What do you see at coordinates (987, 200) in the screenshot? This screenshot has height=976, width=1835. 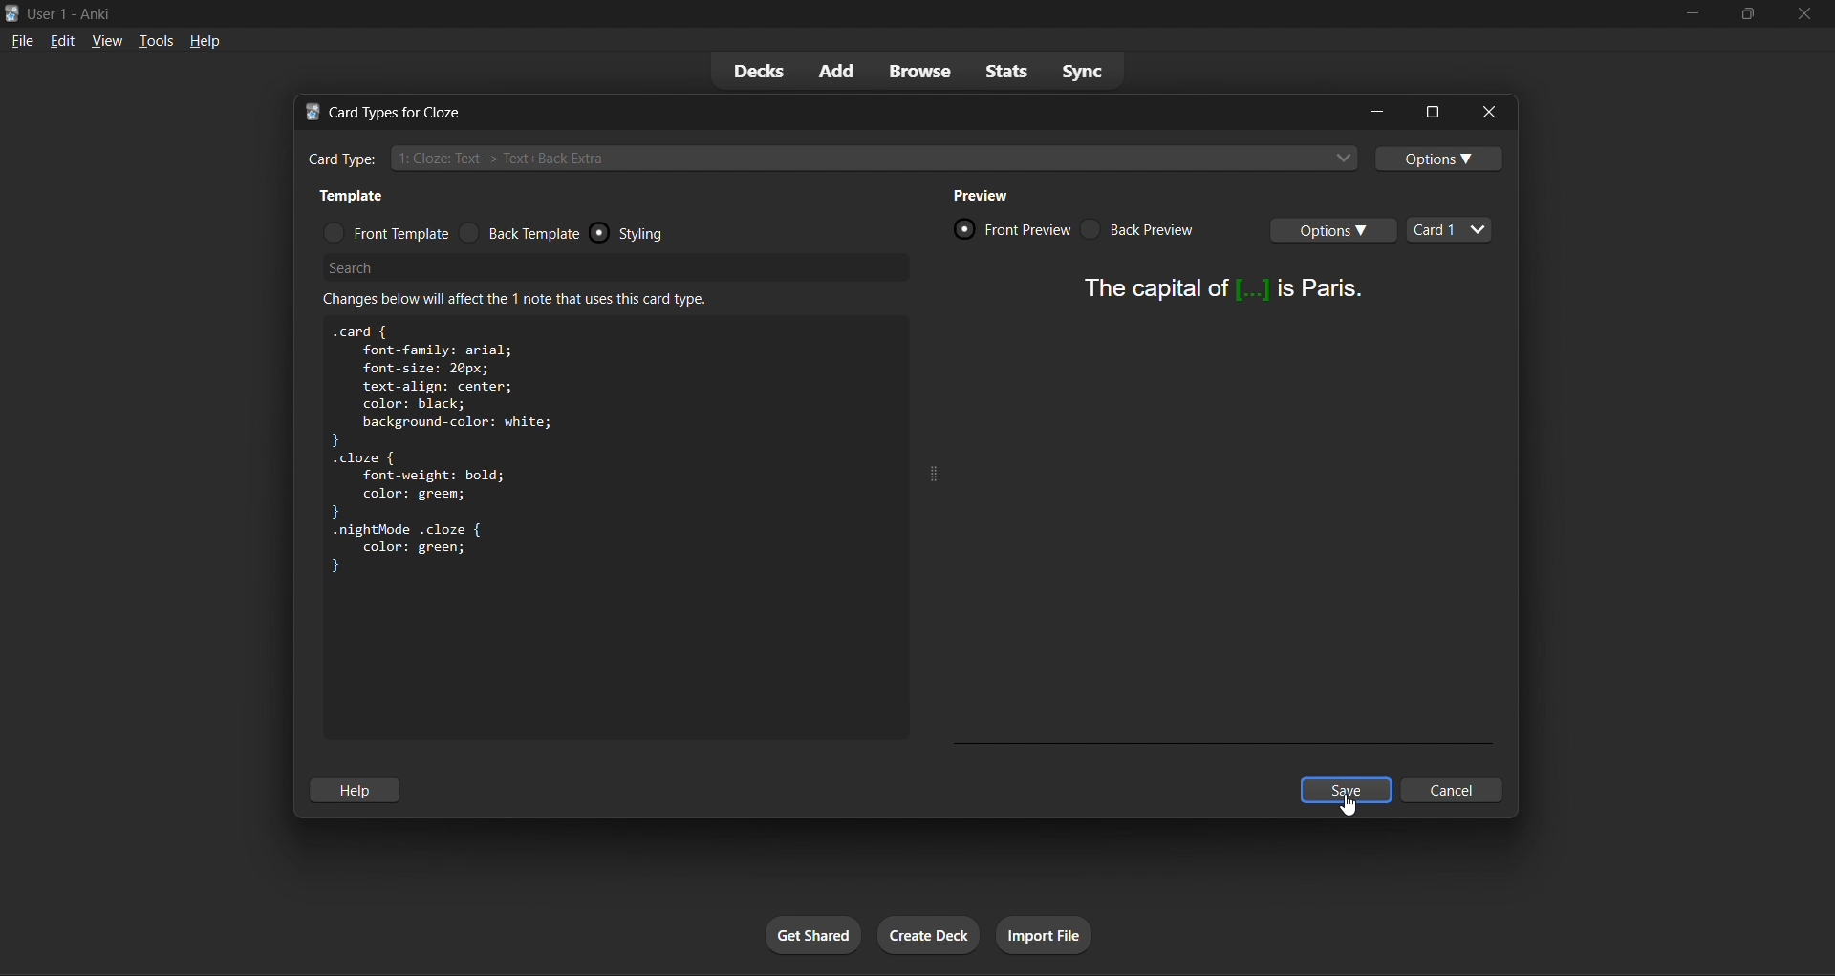 I see `preview` at bounding box center [987, 200].